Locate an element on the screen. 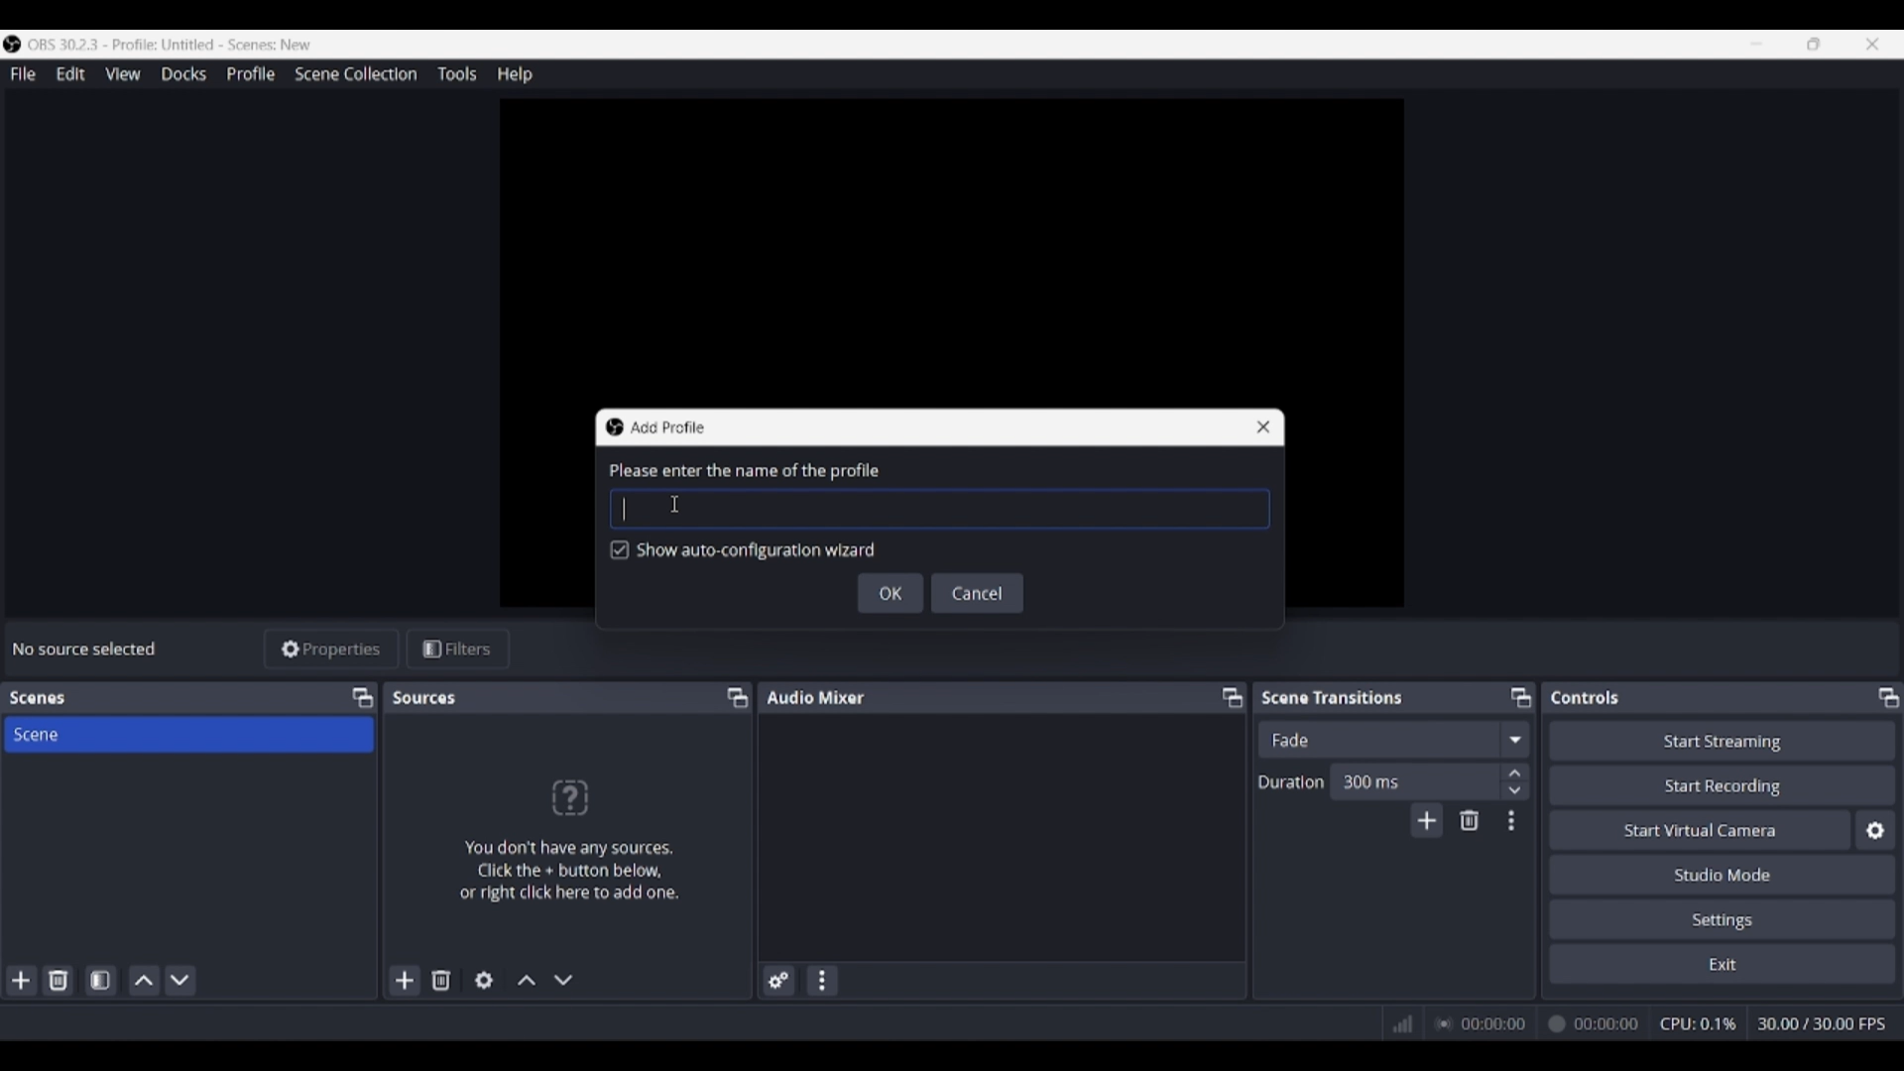  Settings is located at coordinates (1724, 918).